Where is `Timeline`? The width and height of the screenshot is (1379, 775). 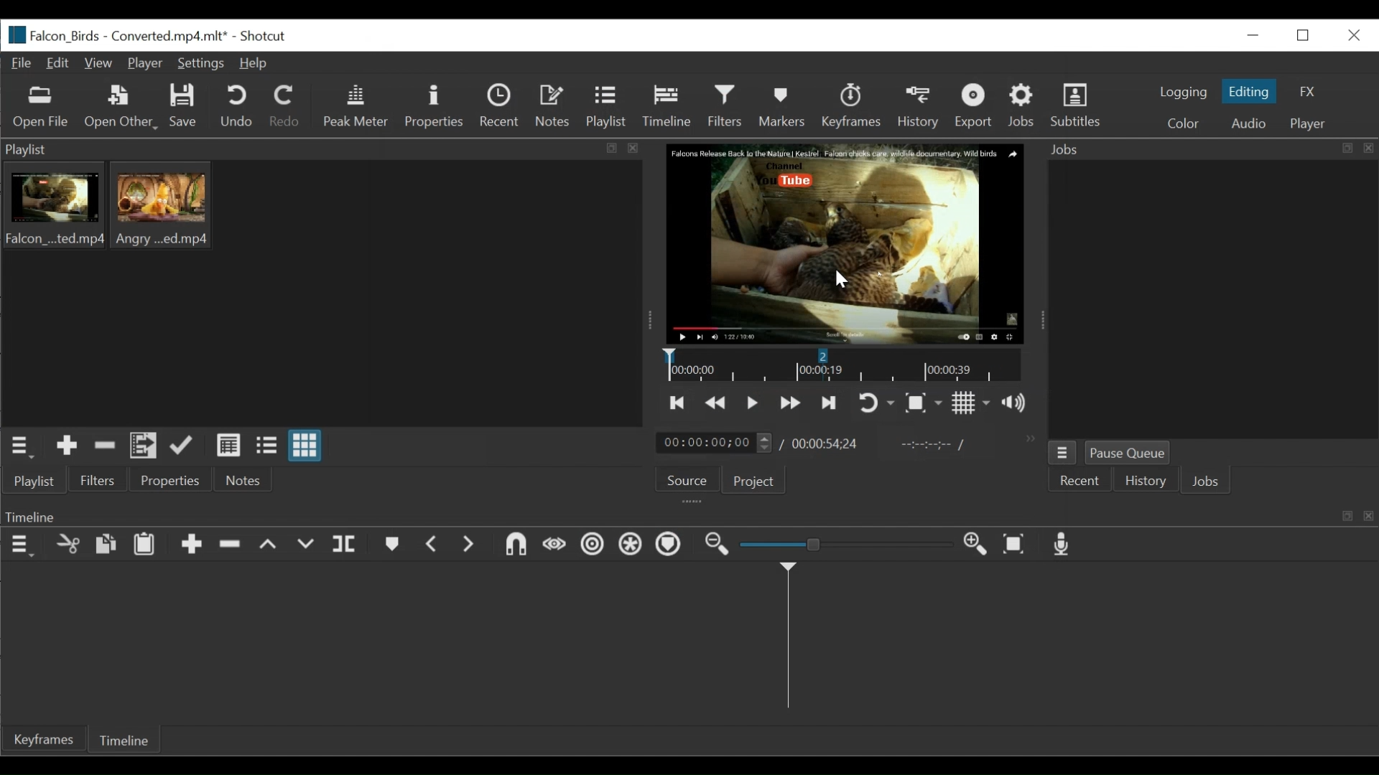
Timeline is located at coordinates (667, 106).